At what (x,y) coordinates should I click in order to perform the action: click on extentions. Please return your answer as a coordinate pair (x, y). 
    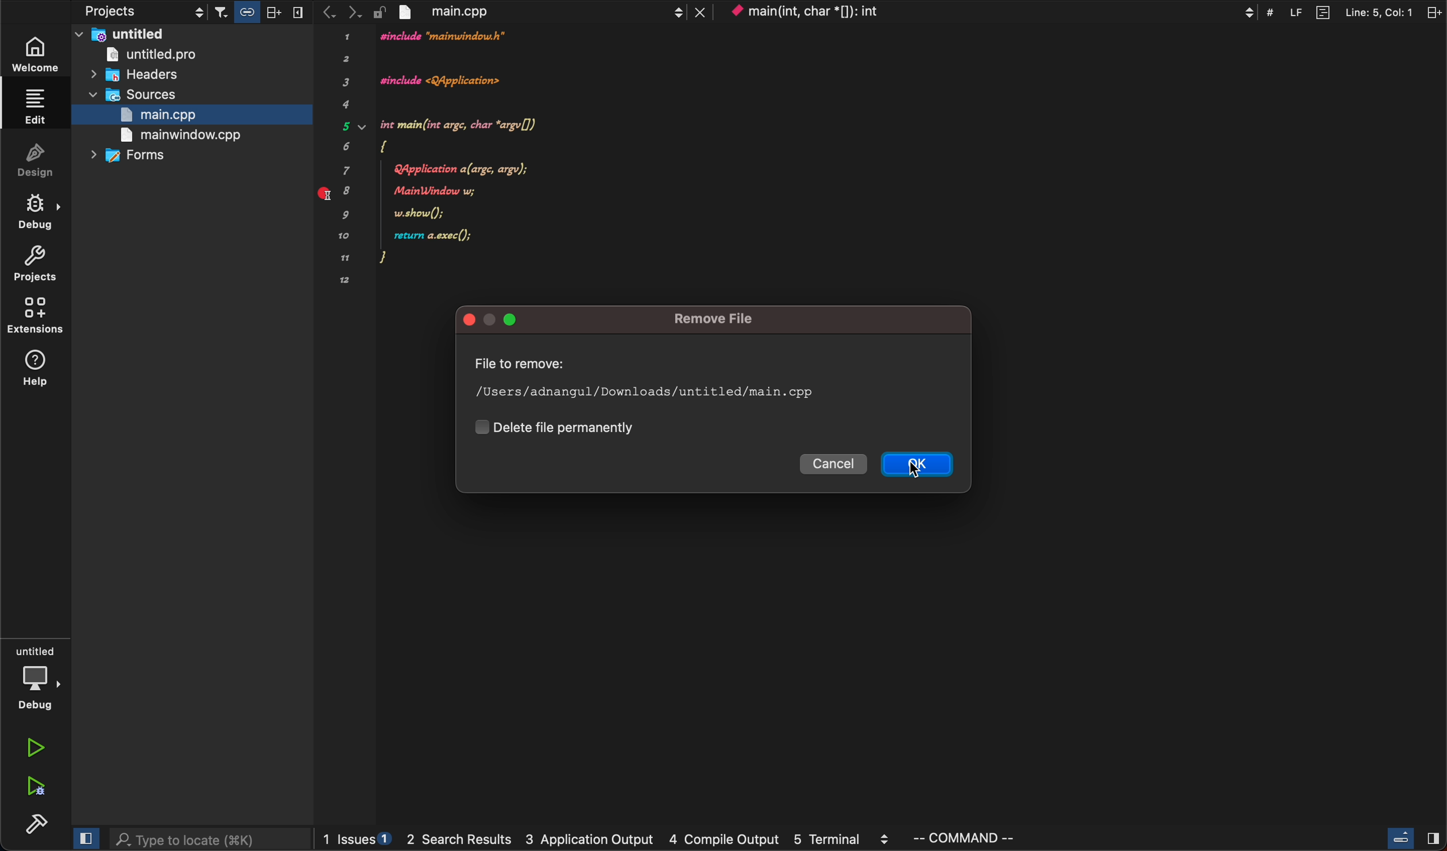
    Looking at the image, I should click on (36, 317).